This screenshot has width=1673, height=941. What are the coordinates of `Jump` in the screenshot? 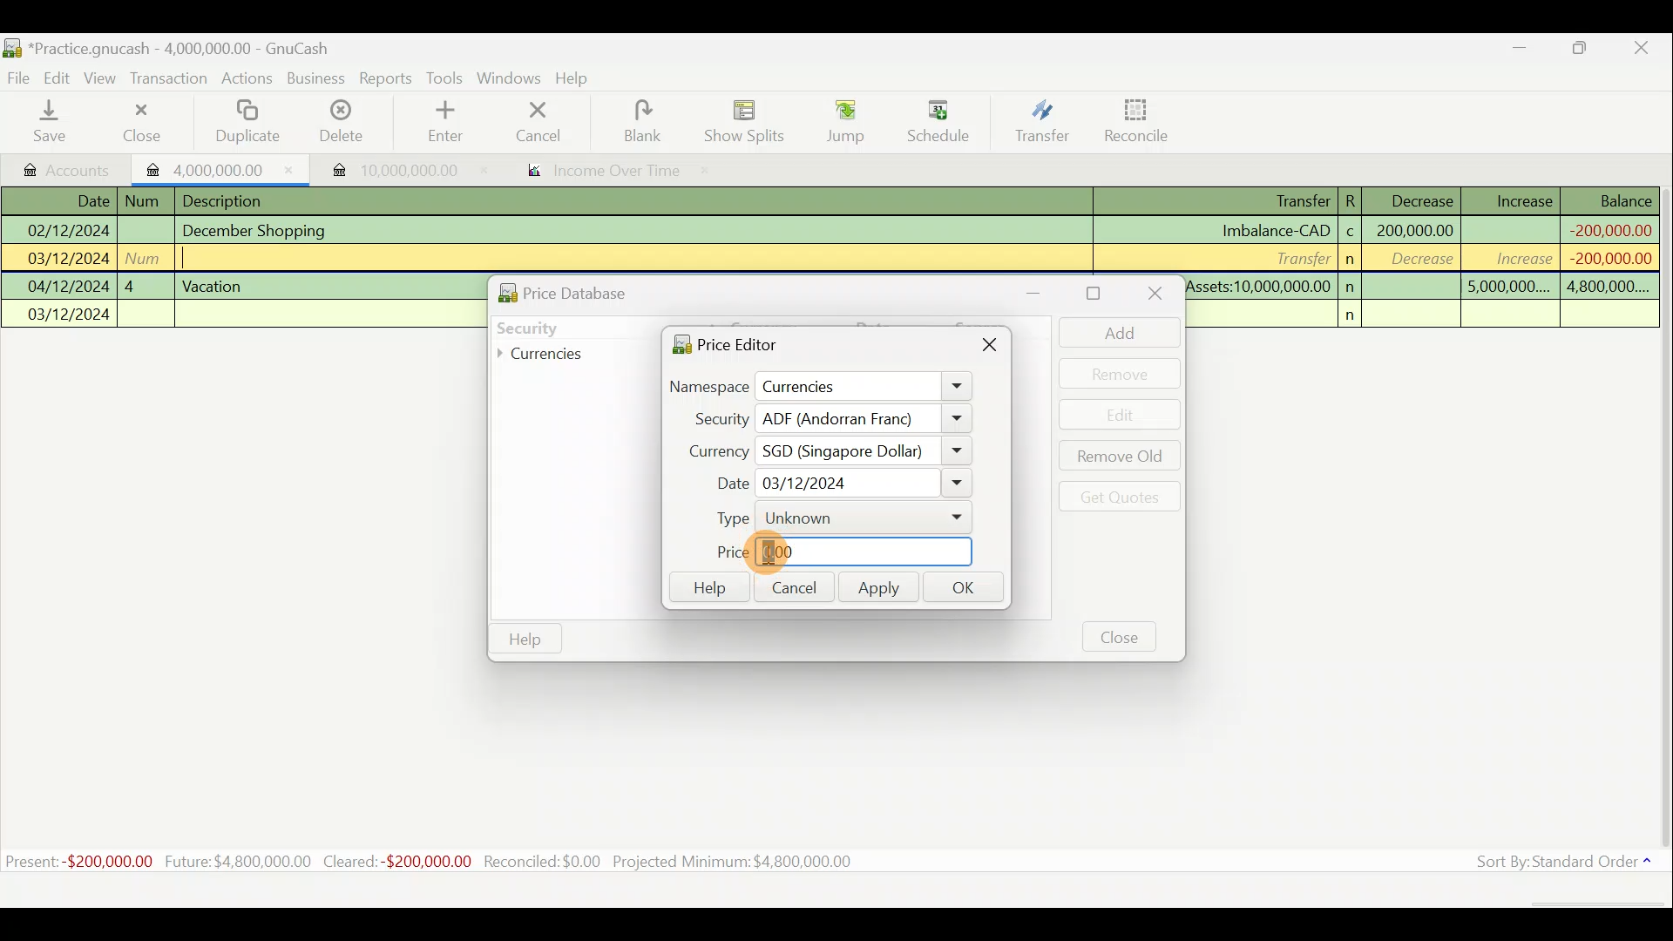 It's located at (838, 122).